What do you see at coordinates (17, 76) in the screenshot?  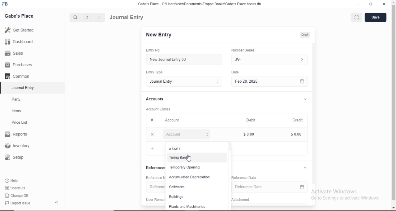 I see `Common` at bounding box center [17, 76].